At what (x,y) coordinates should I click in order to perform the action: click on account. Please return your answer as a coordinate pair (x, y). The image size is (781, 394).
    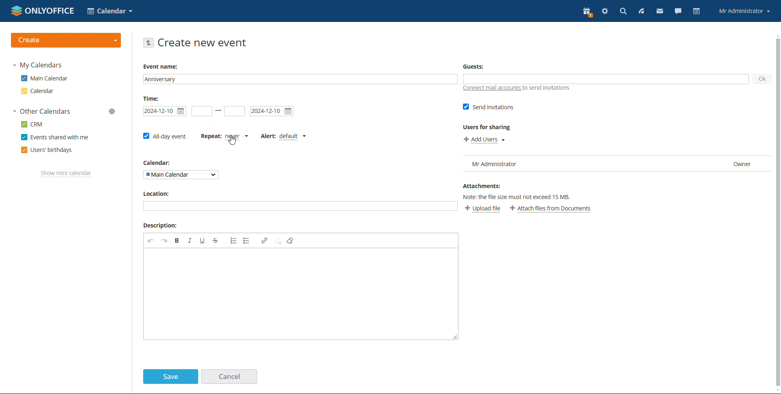
    Looking at the image, I should click on (744, 11).